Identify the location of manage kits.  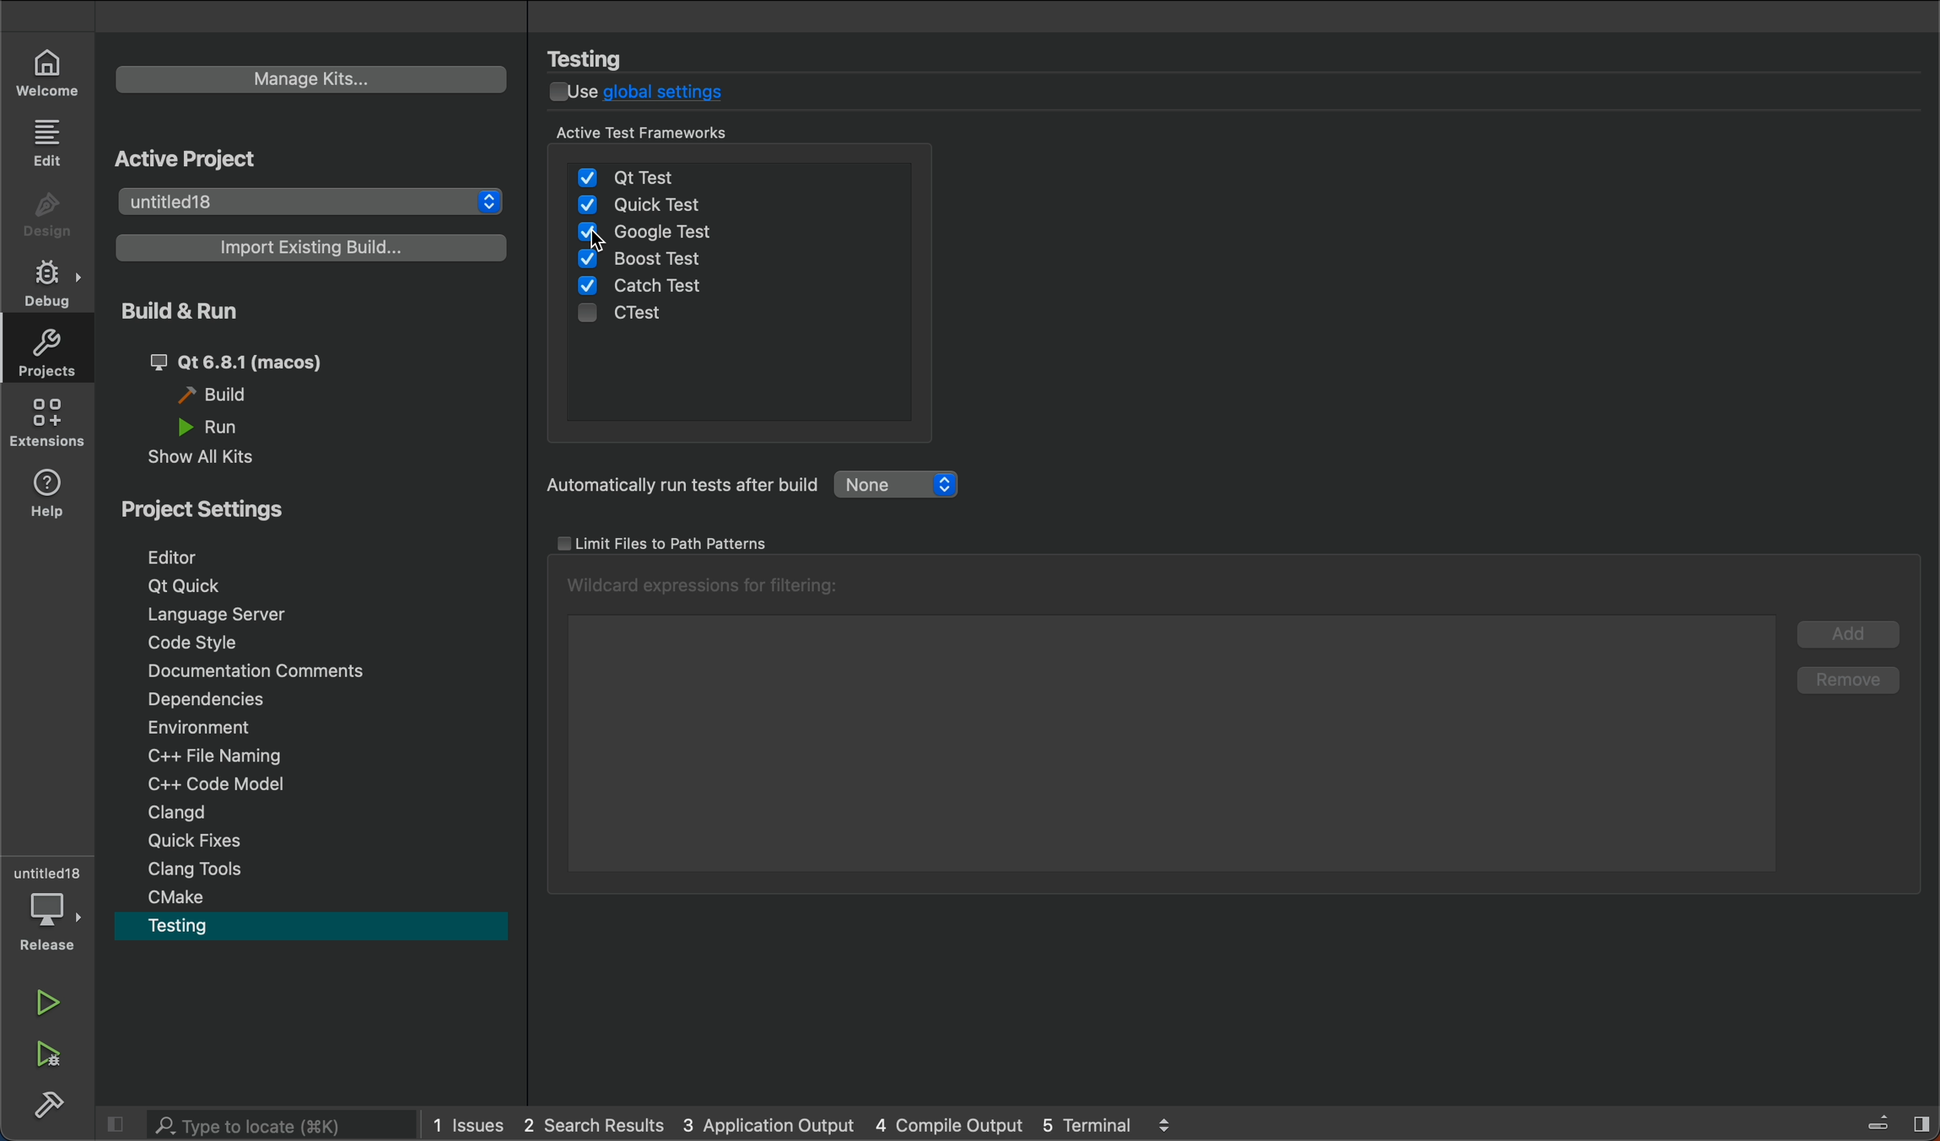
(312, 78).